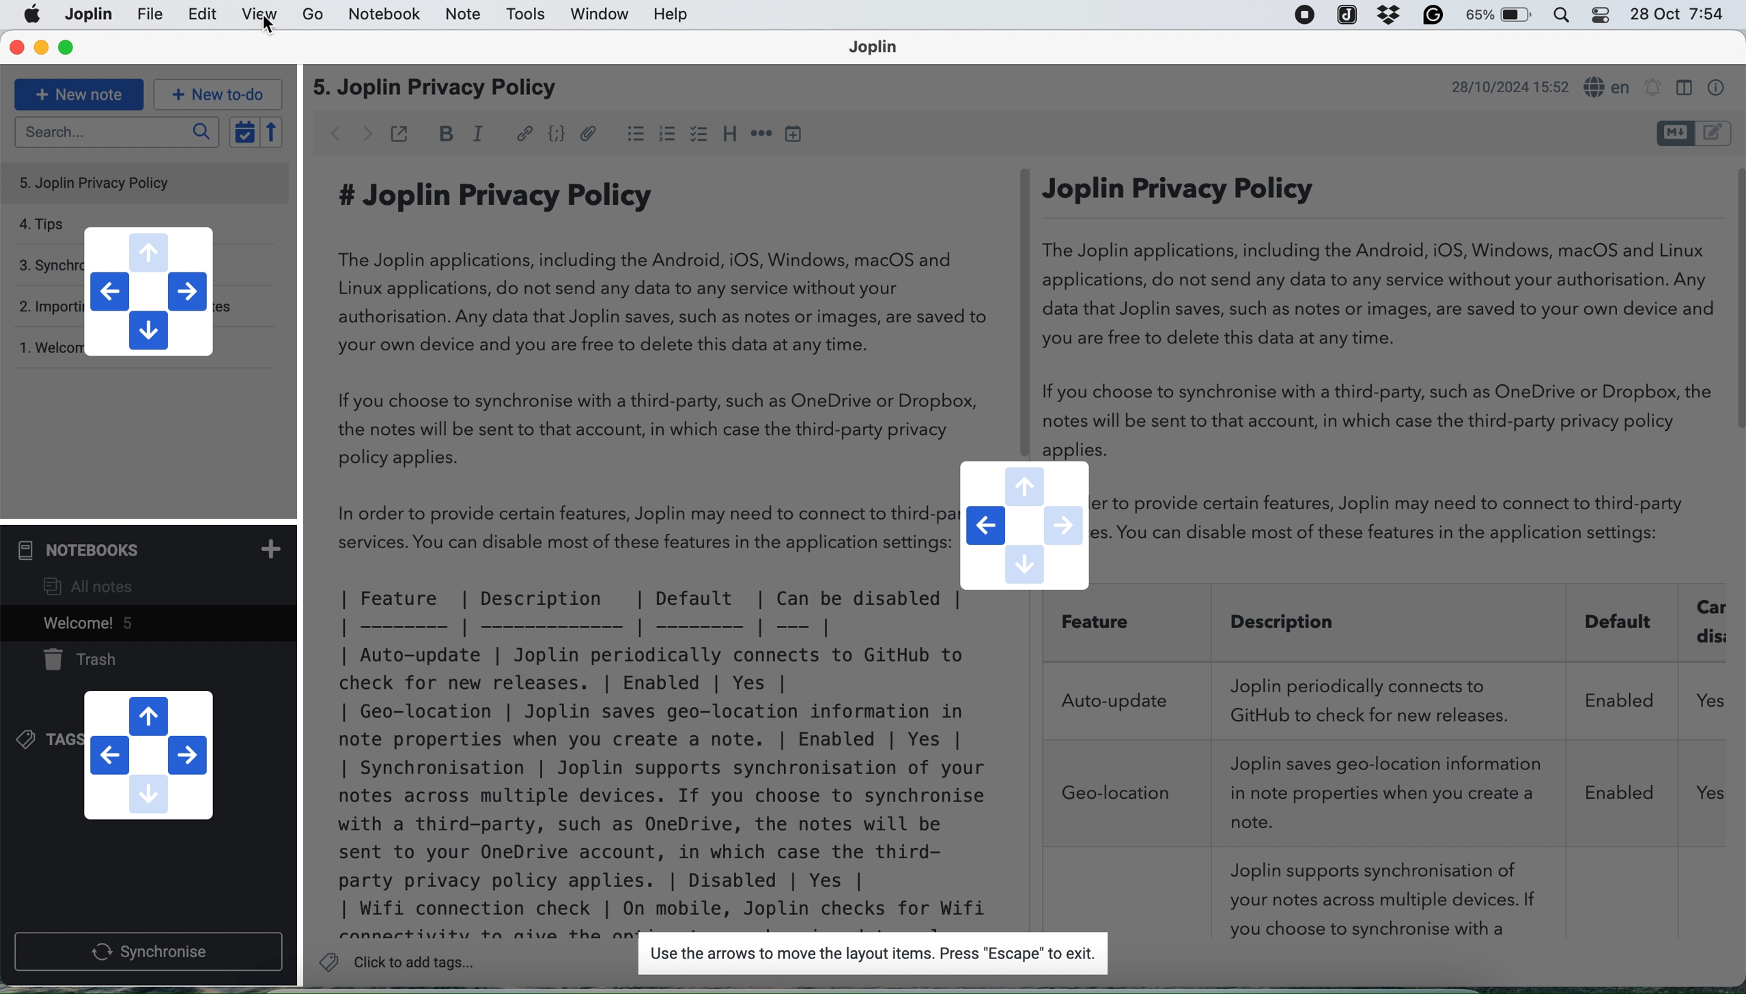 The image size is (1746, 994). I want to click on Use the arrows to move the layout items. Press "Escape" to exit., so click(869, 954).